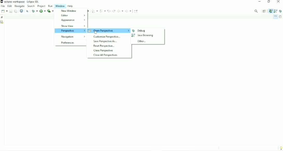 This screenshot has height=151, width=283. I want to click on Run, so click(51, 6).